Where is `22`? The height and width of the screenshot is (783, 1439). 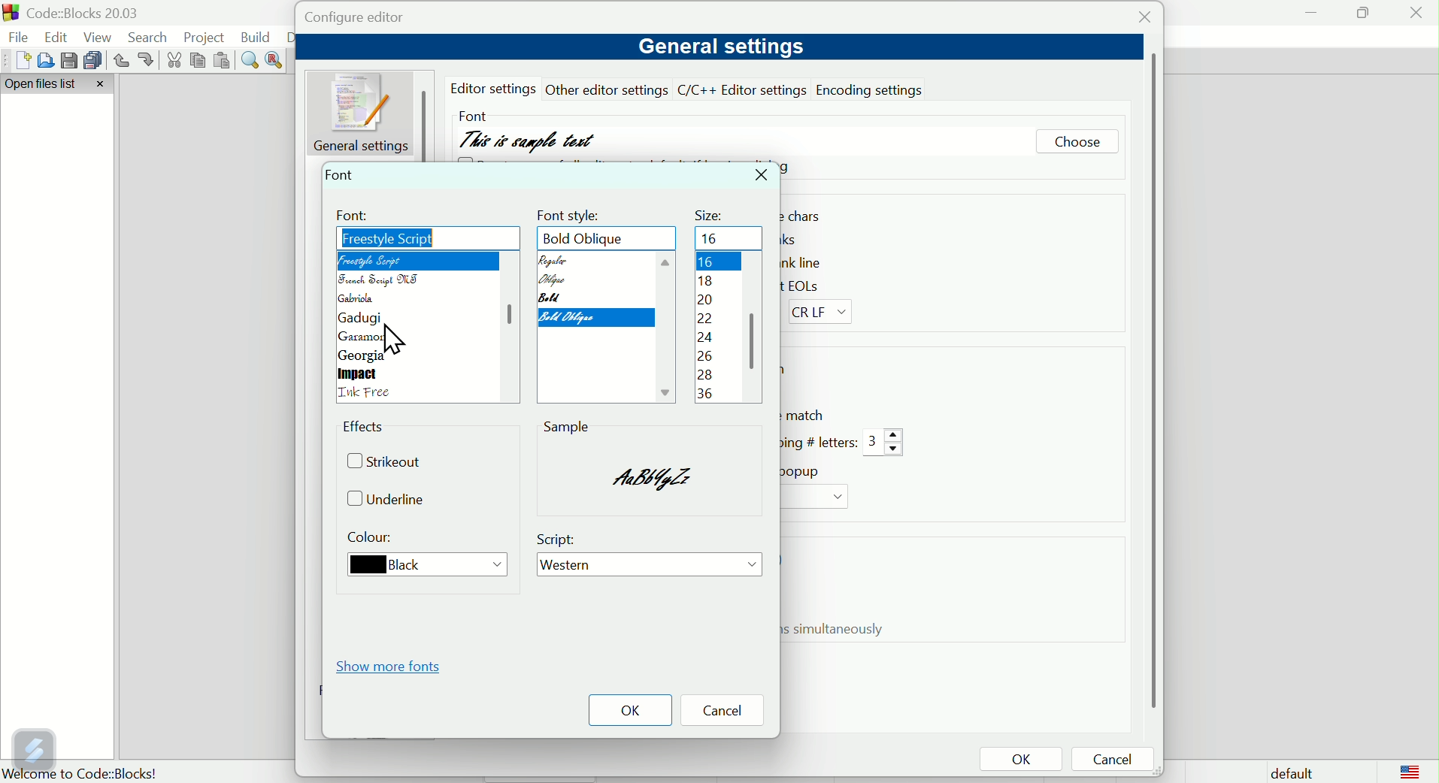 22 is located at coordinates (708, 320).